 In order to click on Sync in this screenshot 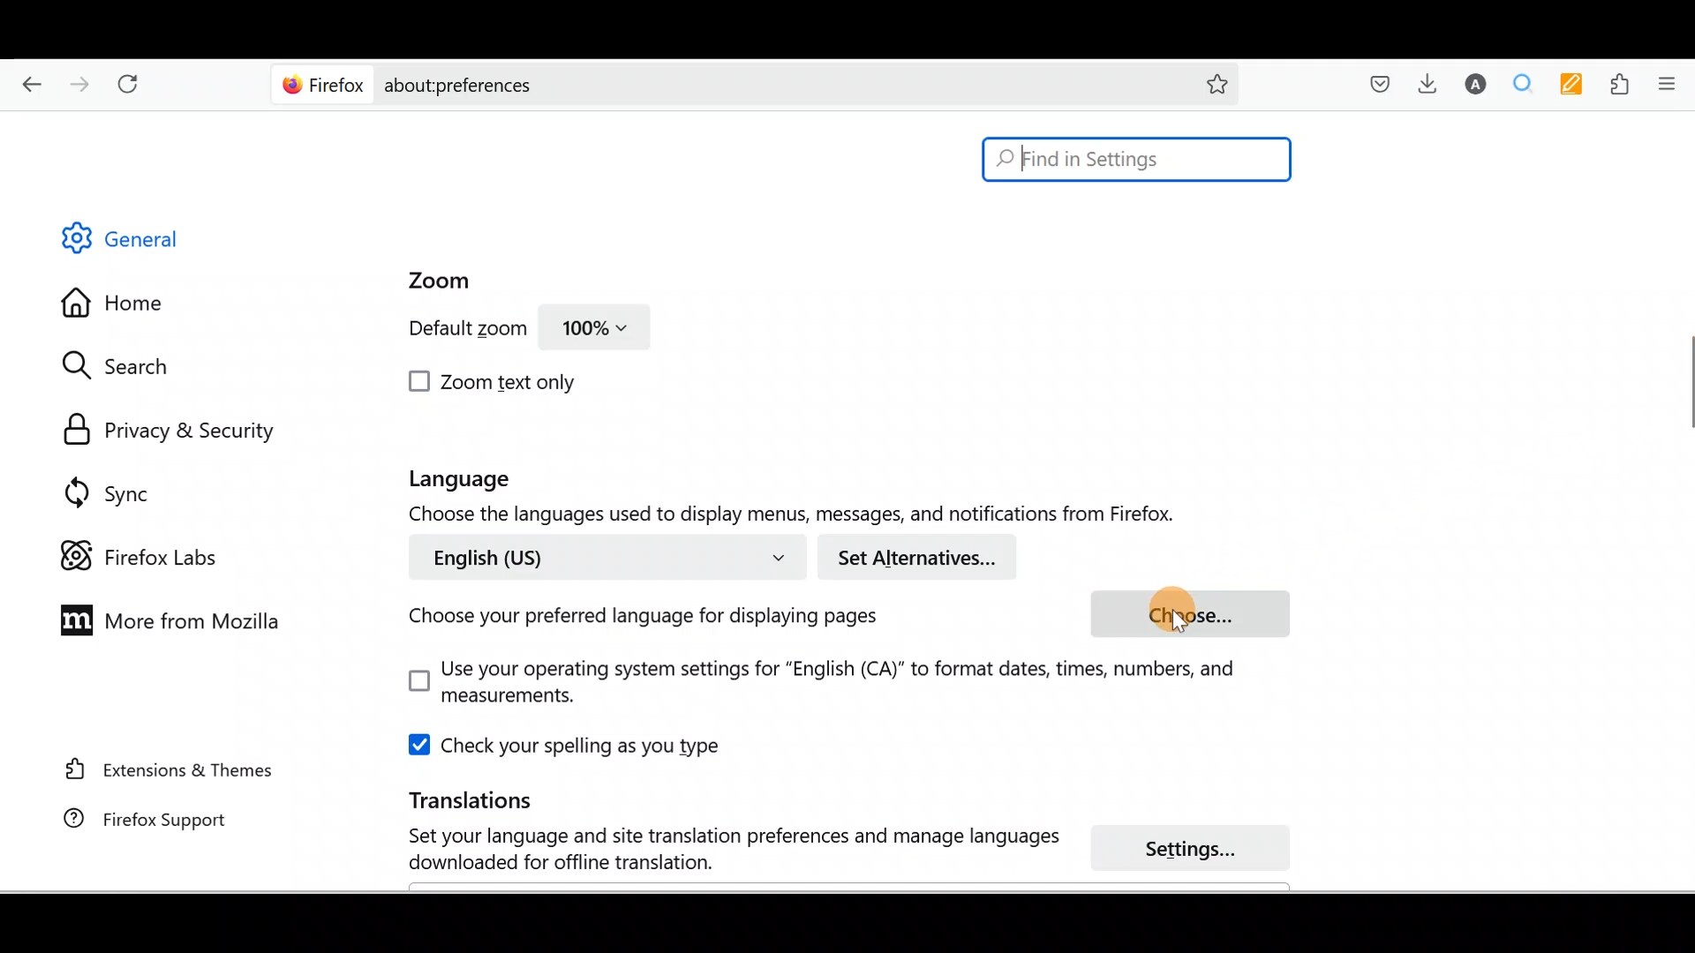, I will do `click(110, 492)`.